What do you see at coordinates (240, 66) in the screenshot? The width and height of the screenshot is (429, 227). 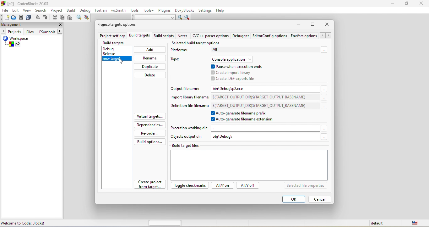 I see `pause when execution ends` at bounding box center [240, 66].